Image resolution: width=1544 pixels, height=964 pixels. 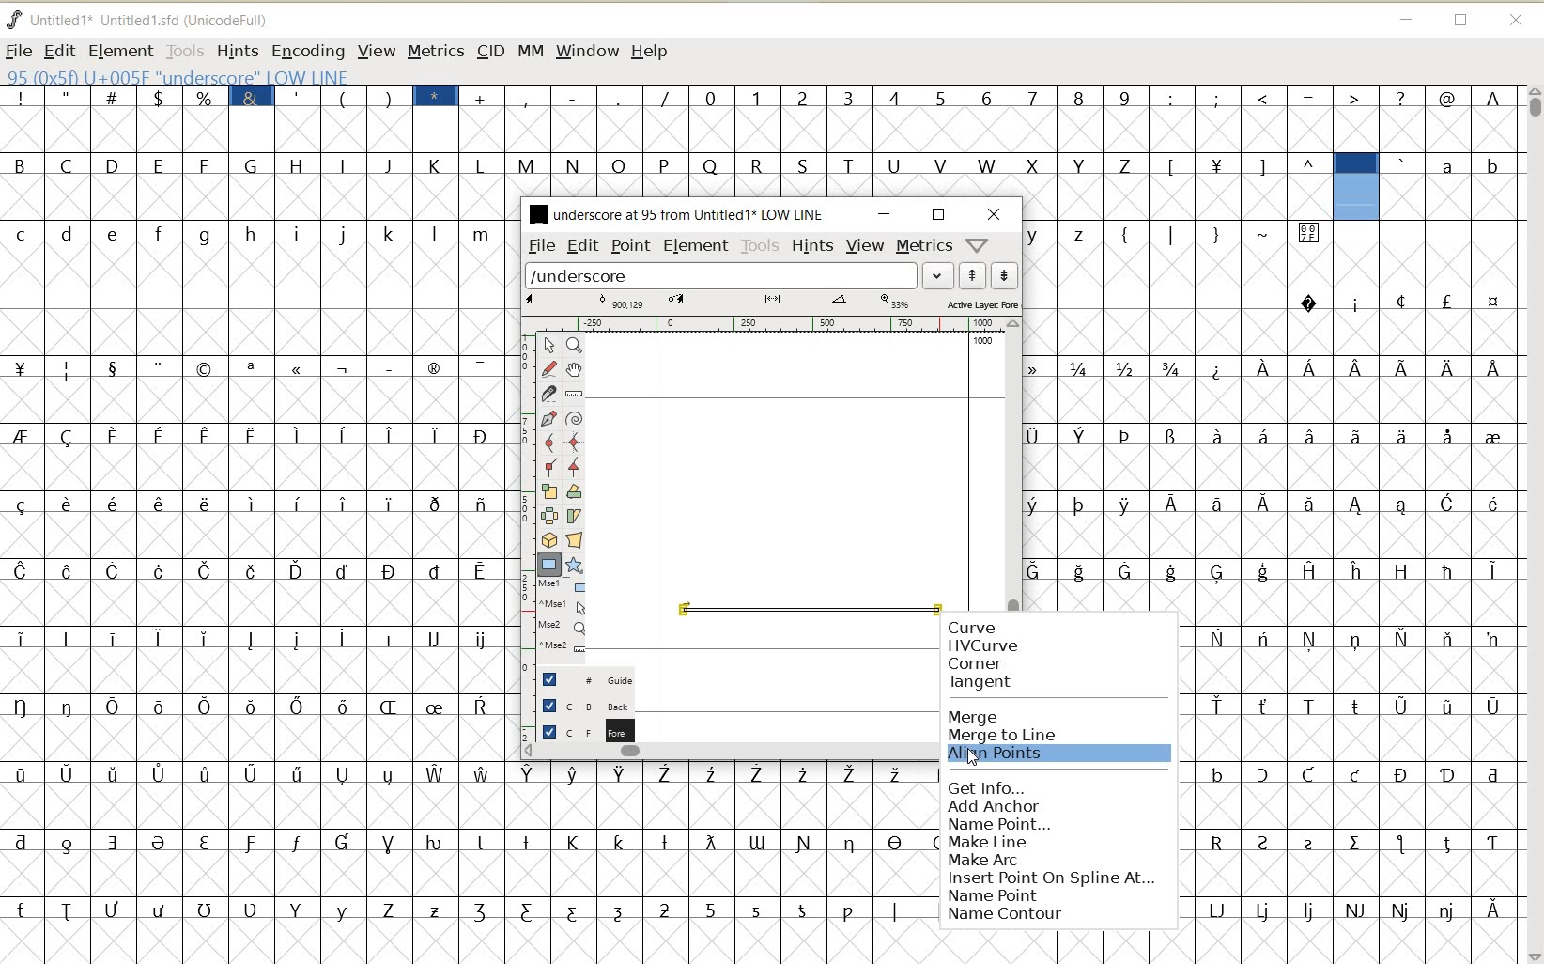 I want to click on measure a distance, angle between points, so click(x=575, y=394).